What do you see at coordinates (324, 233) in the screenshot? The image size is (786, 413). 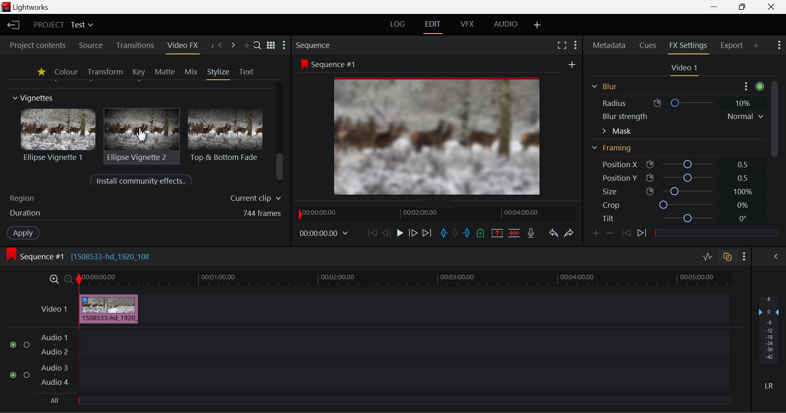 I see `Frame Time` at bounding box center [324, 233].